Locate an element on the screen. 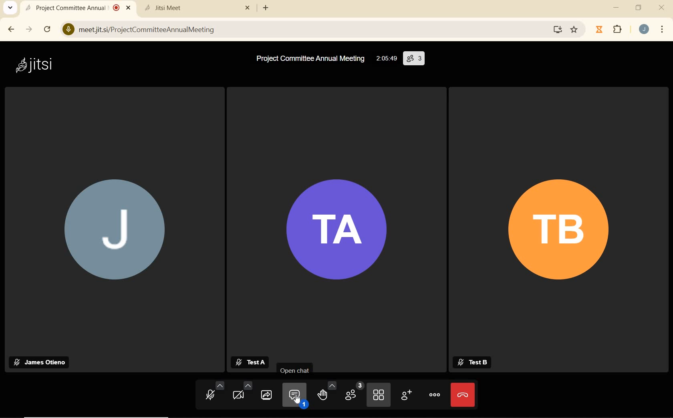  open chat is located at coordinates (295, 370).